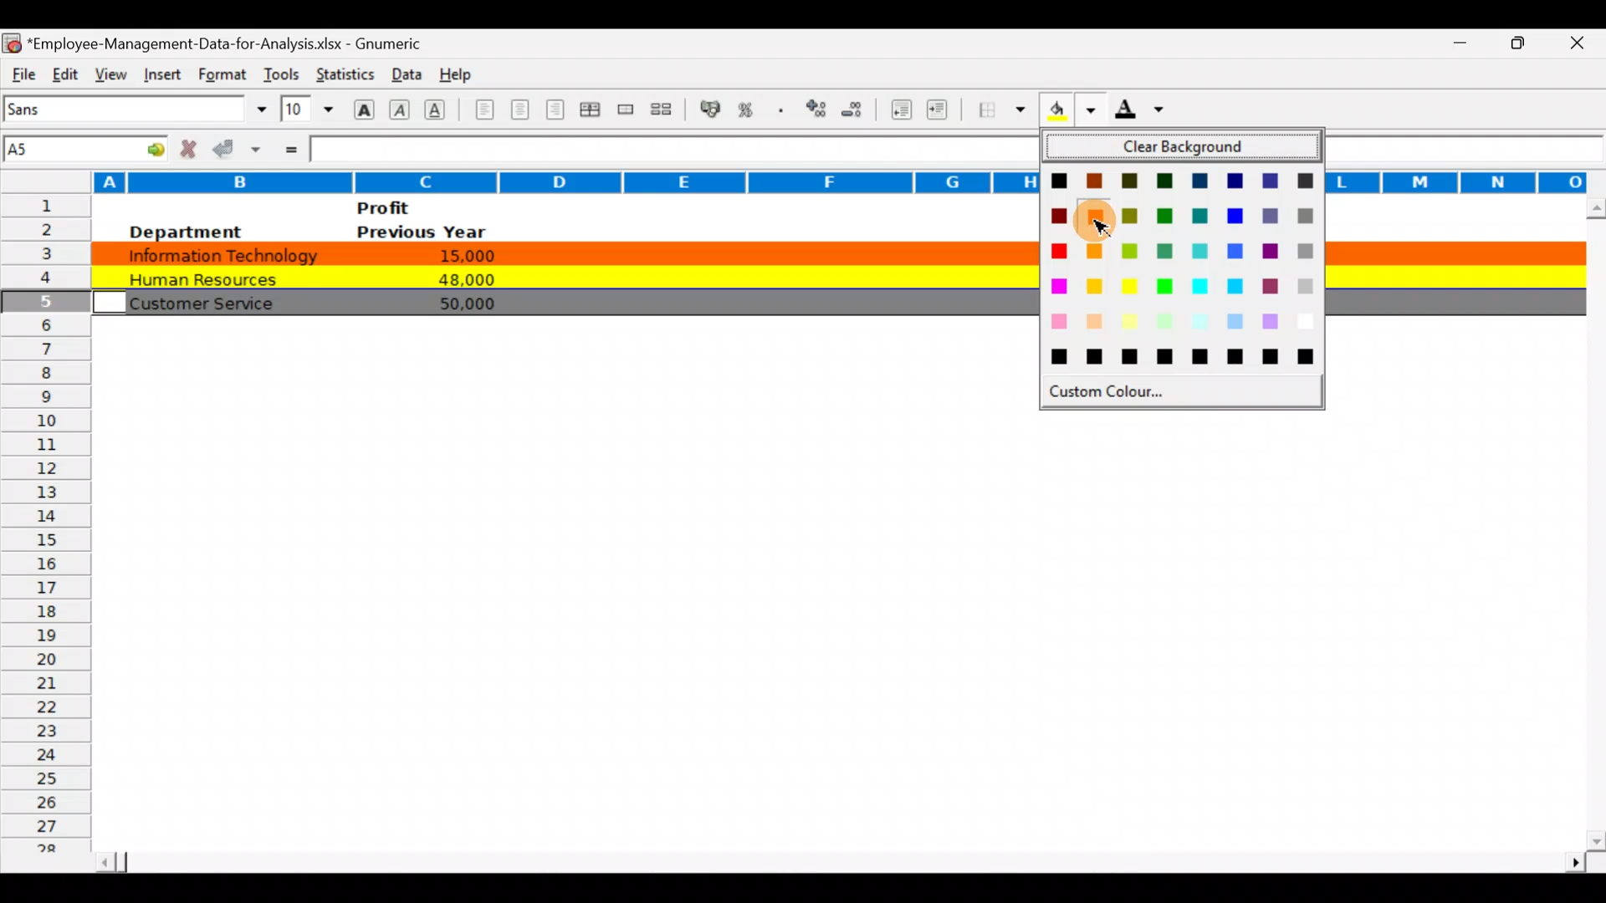 The width and height of the screenshot is (1606, 903). Describe the element at coordinates (1592, 523) in the screenshot. I see `Scroll bar` at that location.